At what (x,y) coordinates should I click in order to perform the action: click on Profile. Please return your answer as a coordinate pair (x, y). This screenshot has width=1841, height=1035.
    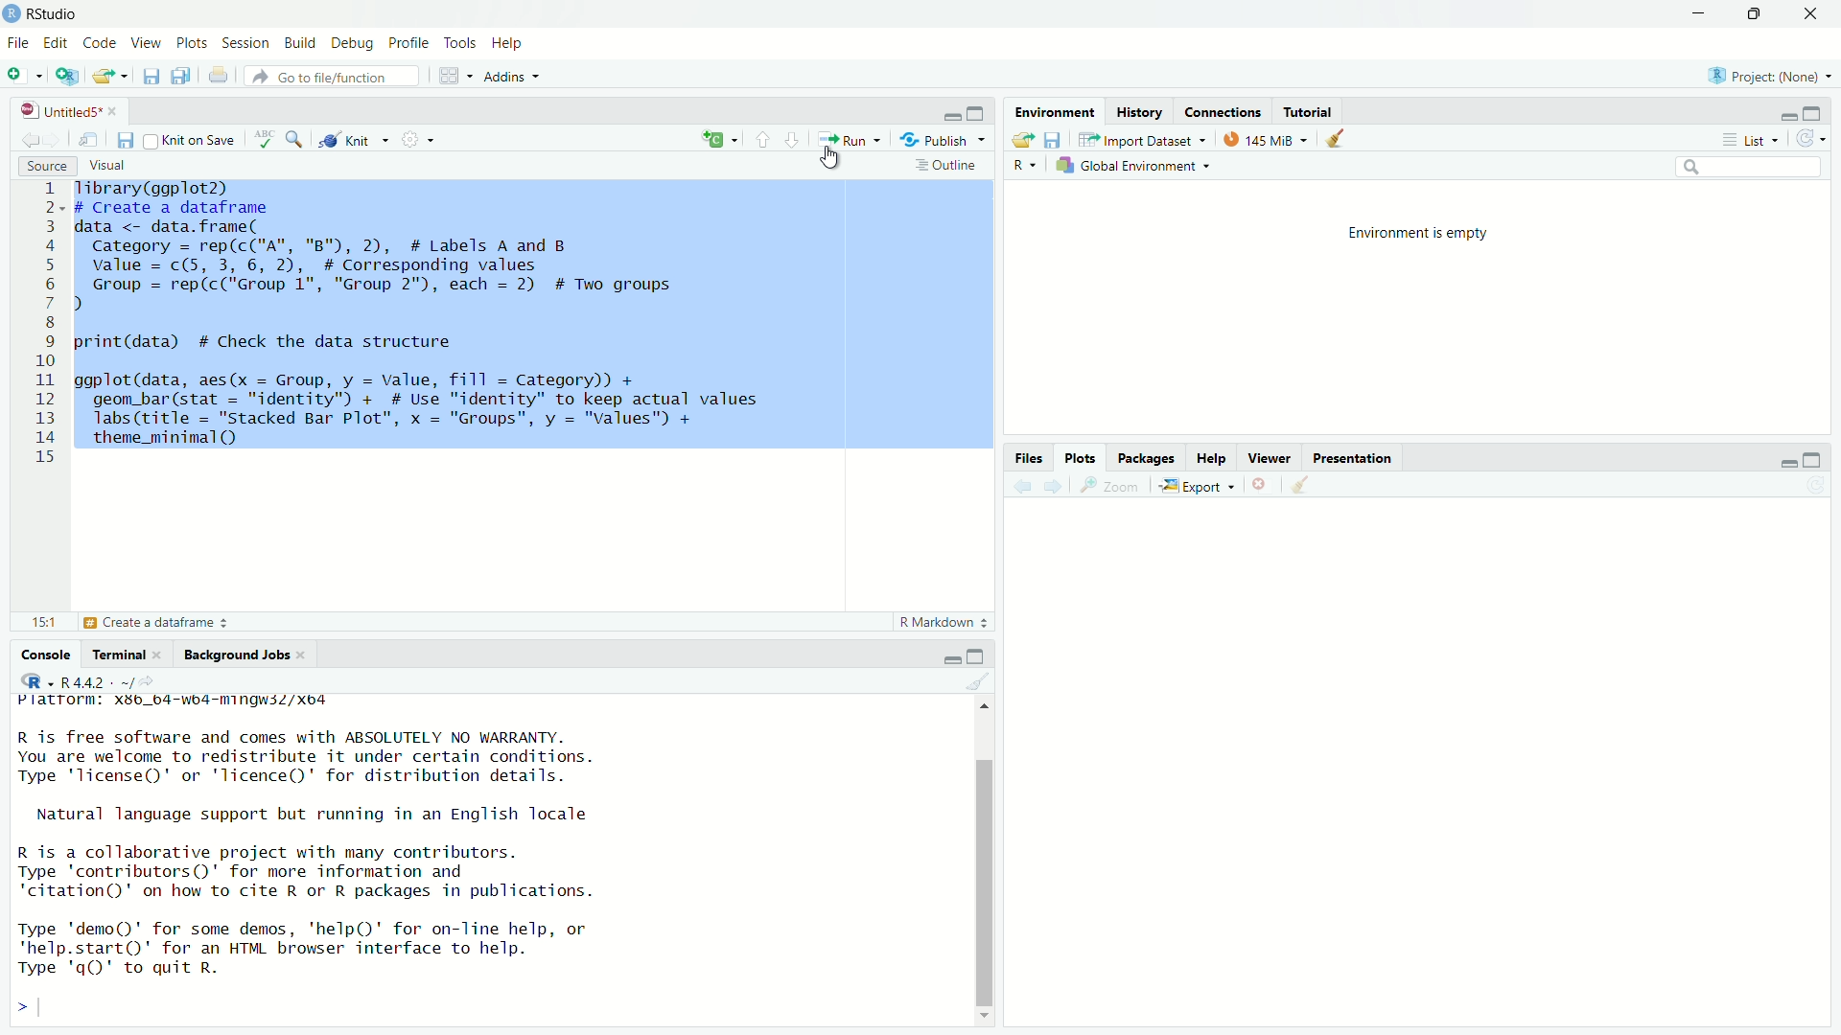
    Looking at the image, I should click on (409, 41).